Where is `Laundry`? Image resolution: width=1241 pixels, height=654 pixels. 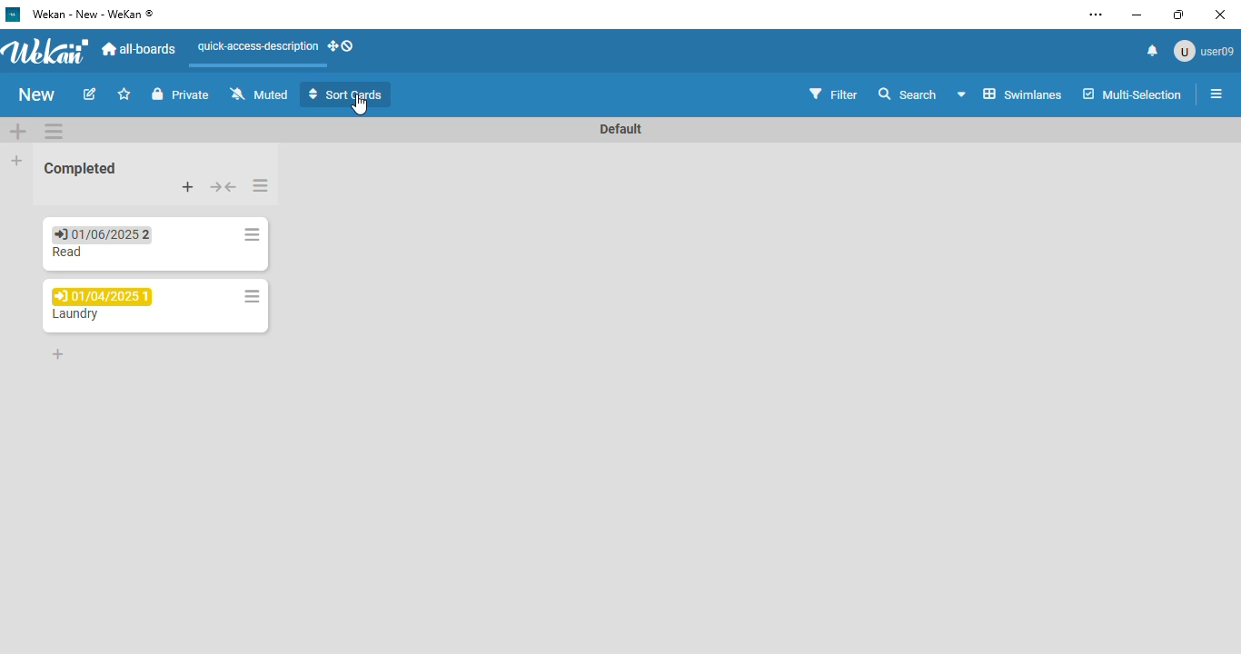
Laundry is located at coordinates (74, 314).